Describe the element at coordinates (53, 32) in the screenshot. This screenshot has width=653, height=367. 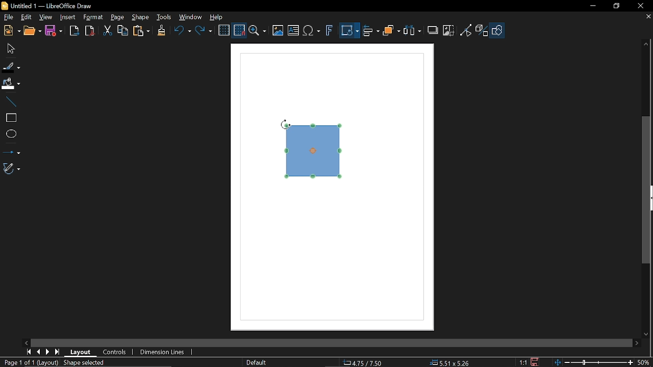
I see `Save` at that location.